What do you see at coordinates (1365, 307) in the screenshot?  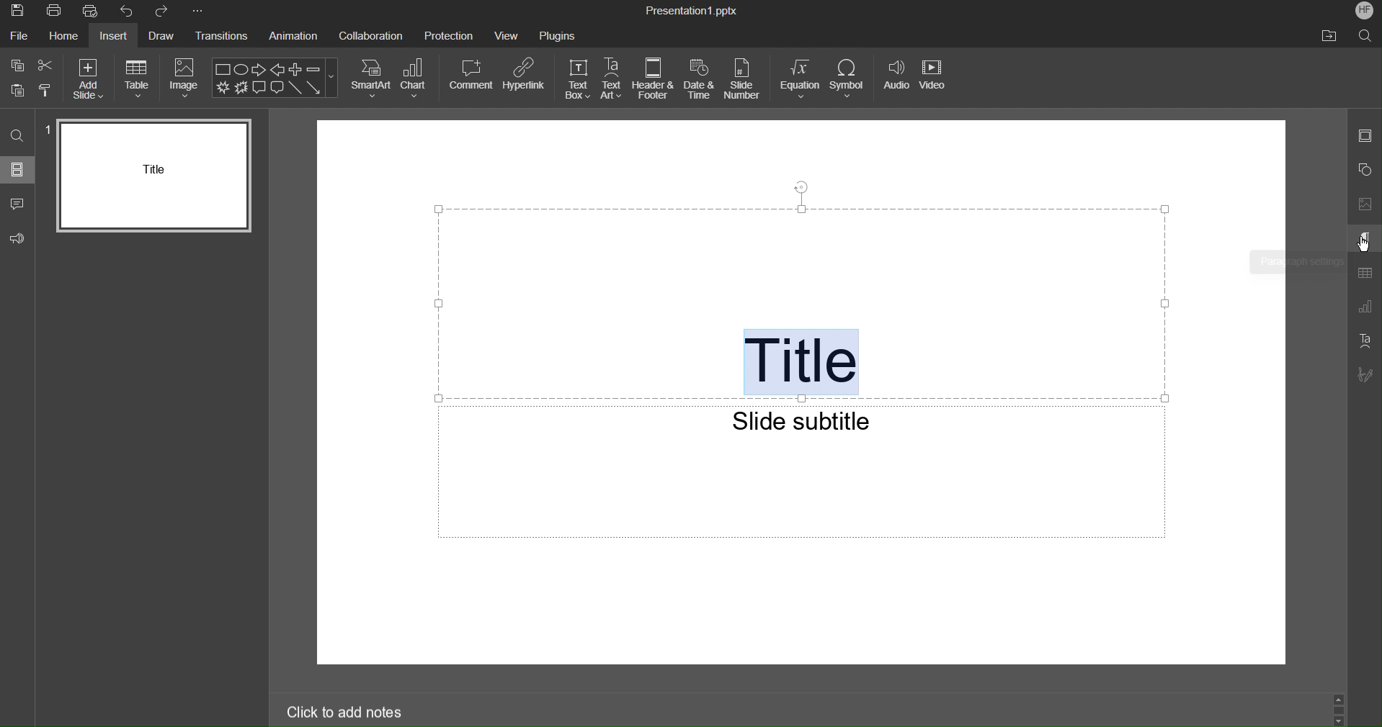 I see `Graph Setting` at bounding box center [1365, 307].